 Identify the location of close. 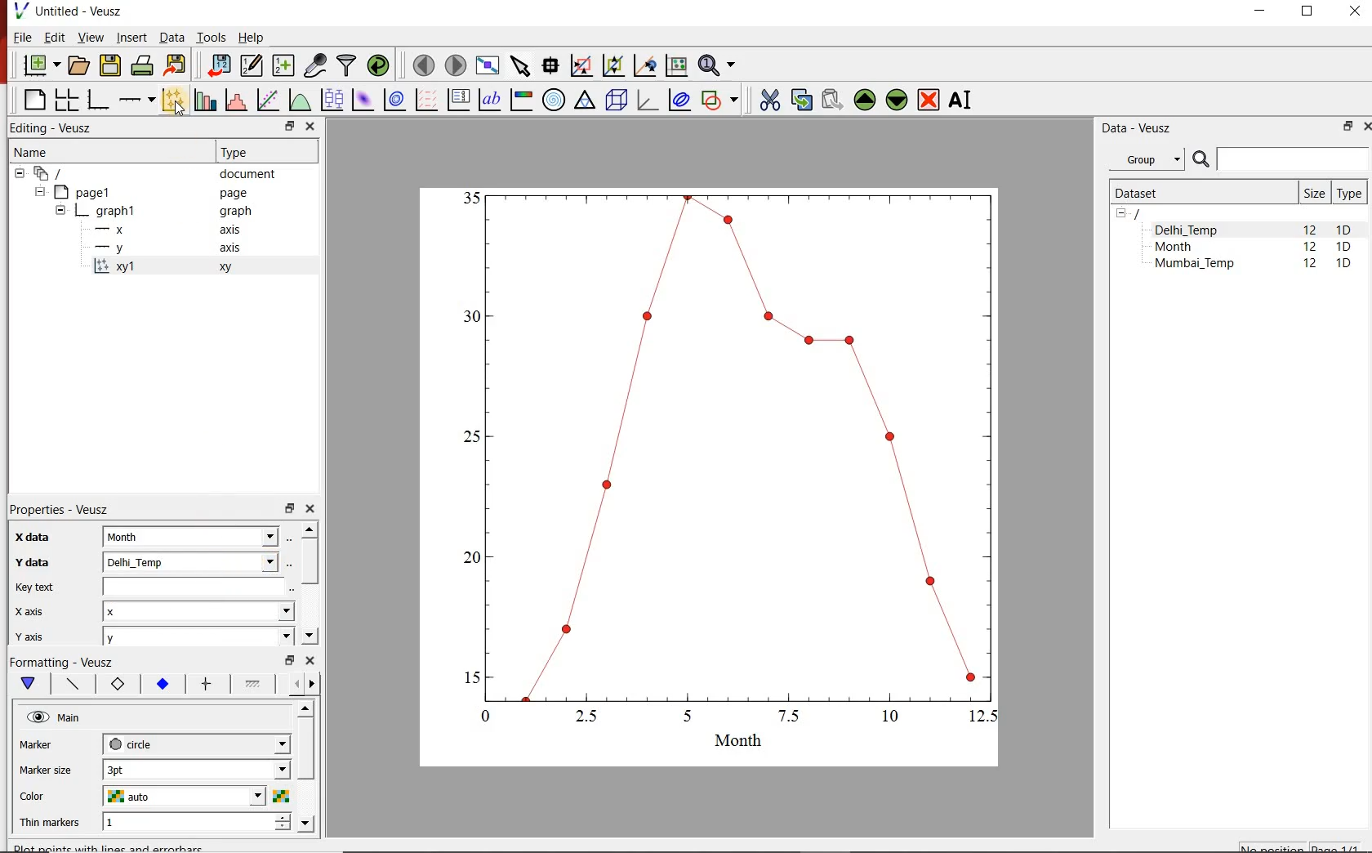
(310, 660).